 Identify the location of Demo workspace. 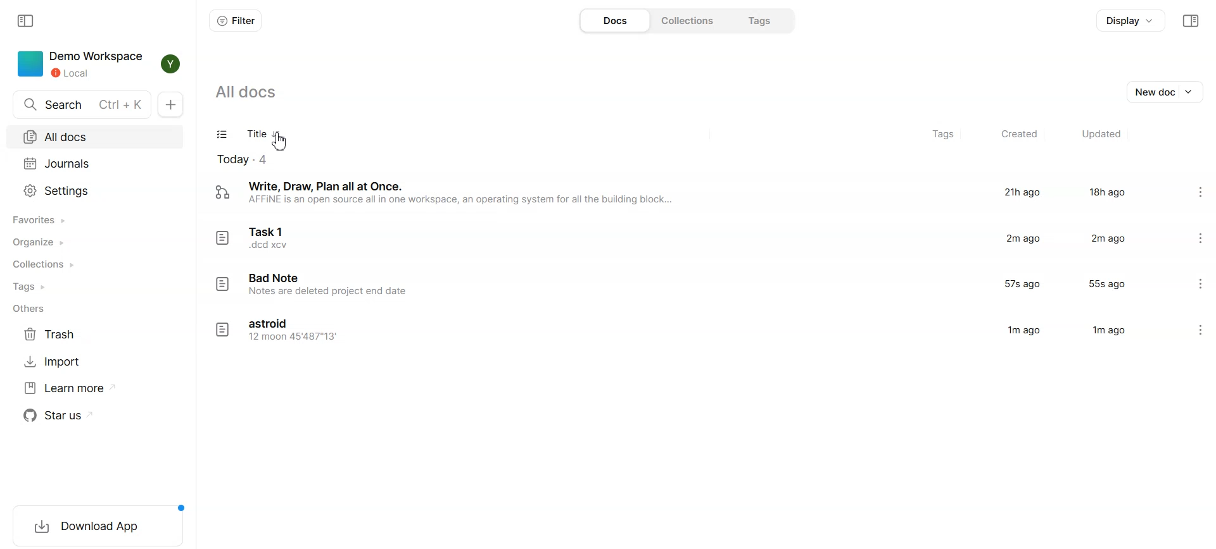
(81, 65).